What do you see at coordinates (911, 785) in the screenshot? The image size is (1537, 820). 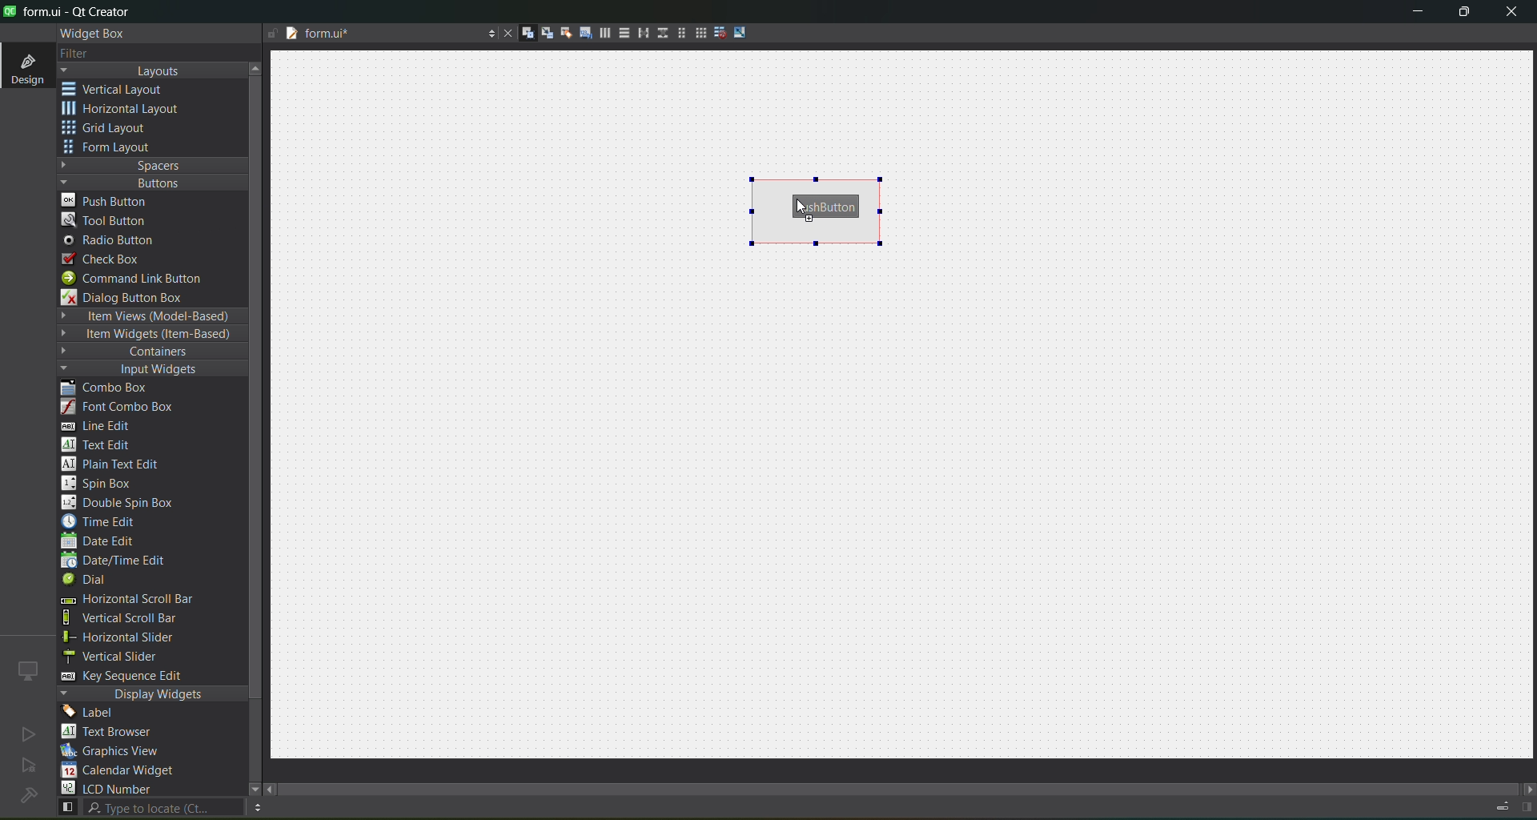 I see `scroll bar` at bounding box center [911, 785].